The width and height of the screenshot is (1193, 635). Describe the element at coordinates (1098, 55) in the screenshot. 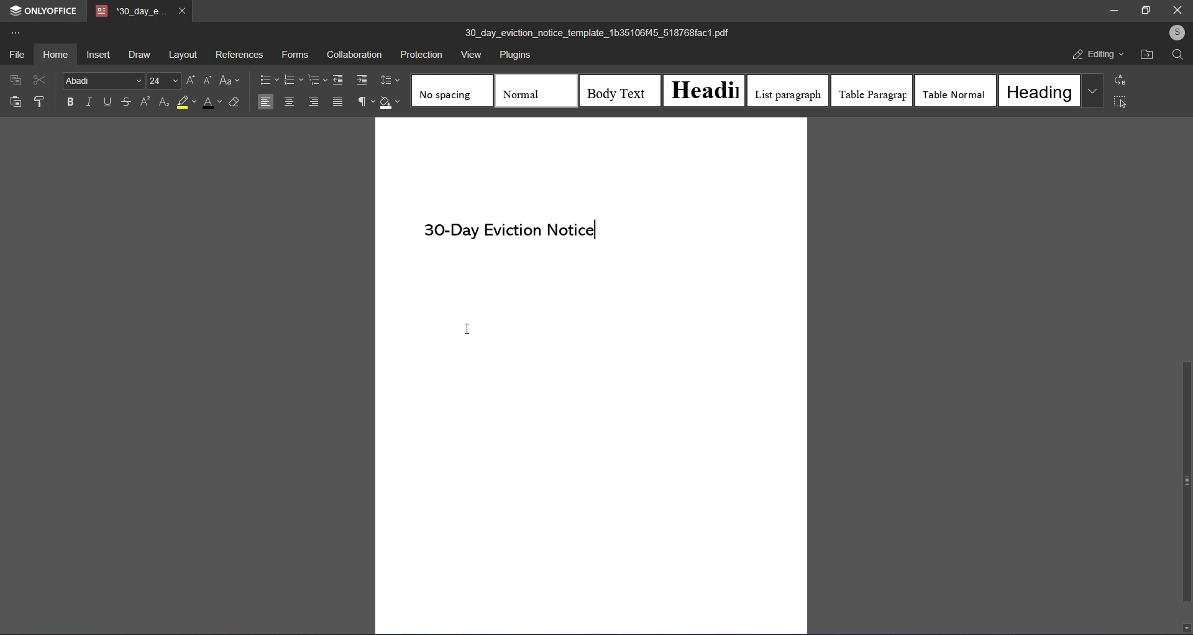

I see `editing` at that location.